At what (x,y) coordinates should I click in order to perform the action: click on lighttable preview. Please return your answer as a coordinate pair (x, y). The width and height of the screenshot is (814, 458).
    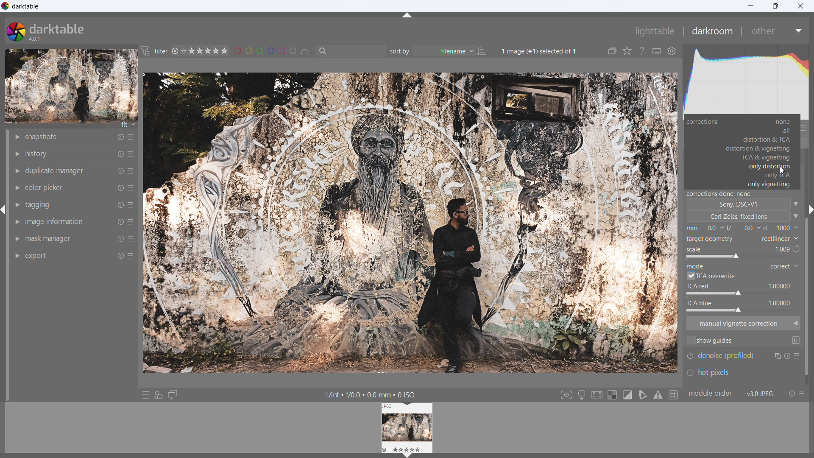
    Looking at the image, I should click on (407, 428).